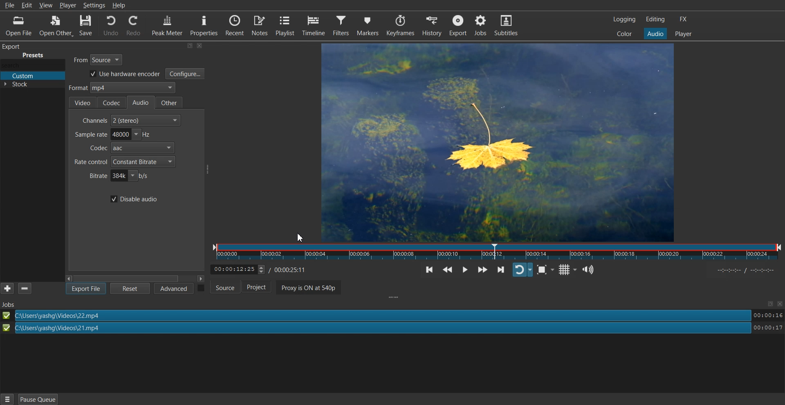 This screenshot has width=785, height=405. What do you see at coordinates (314, 25) in the screenshot?
I see `Timeline` at bounding box center [314, 25].